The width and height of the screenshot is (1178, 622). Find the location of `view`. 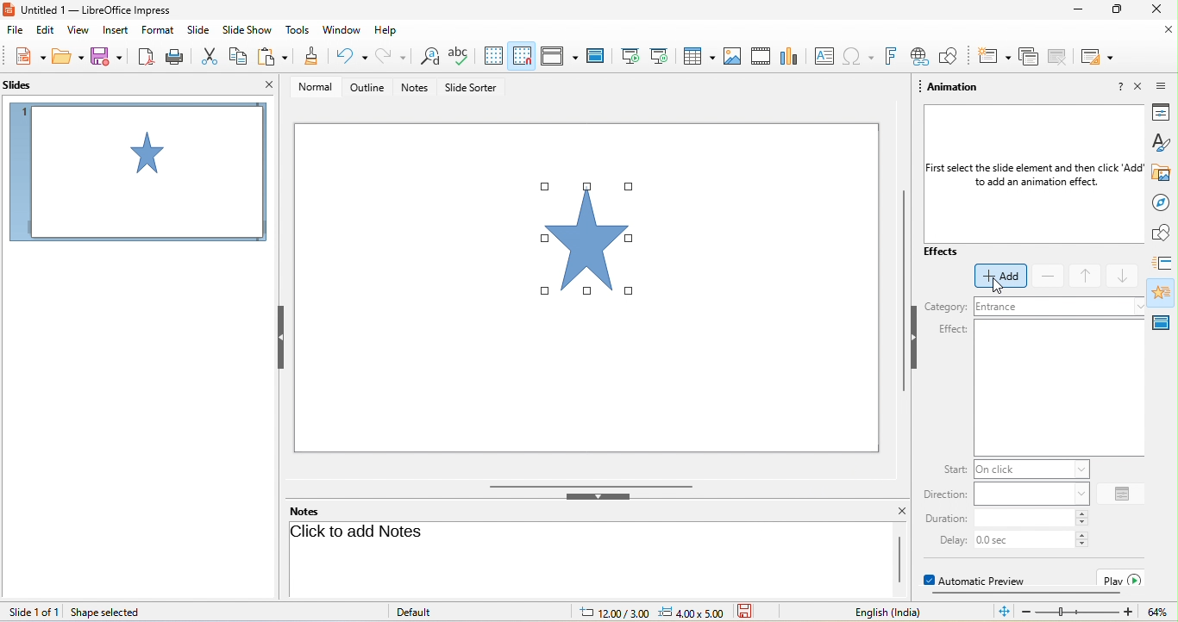

view is located at coordinates (76, 31).